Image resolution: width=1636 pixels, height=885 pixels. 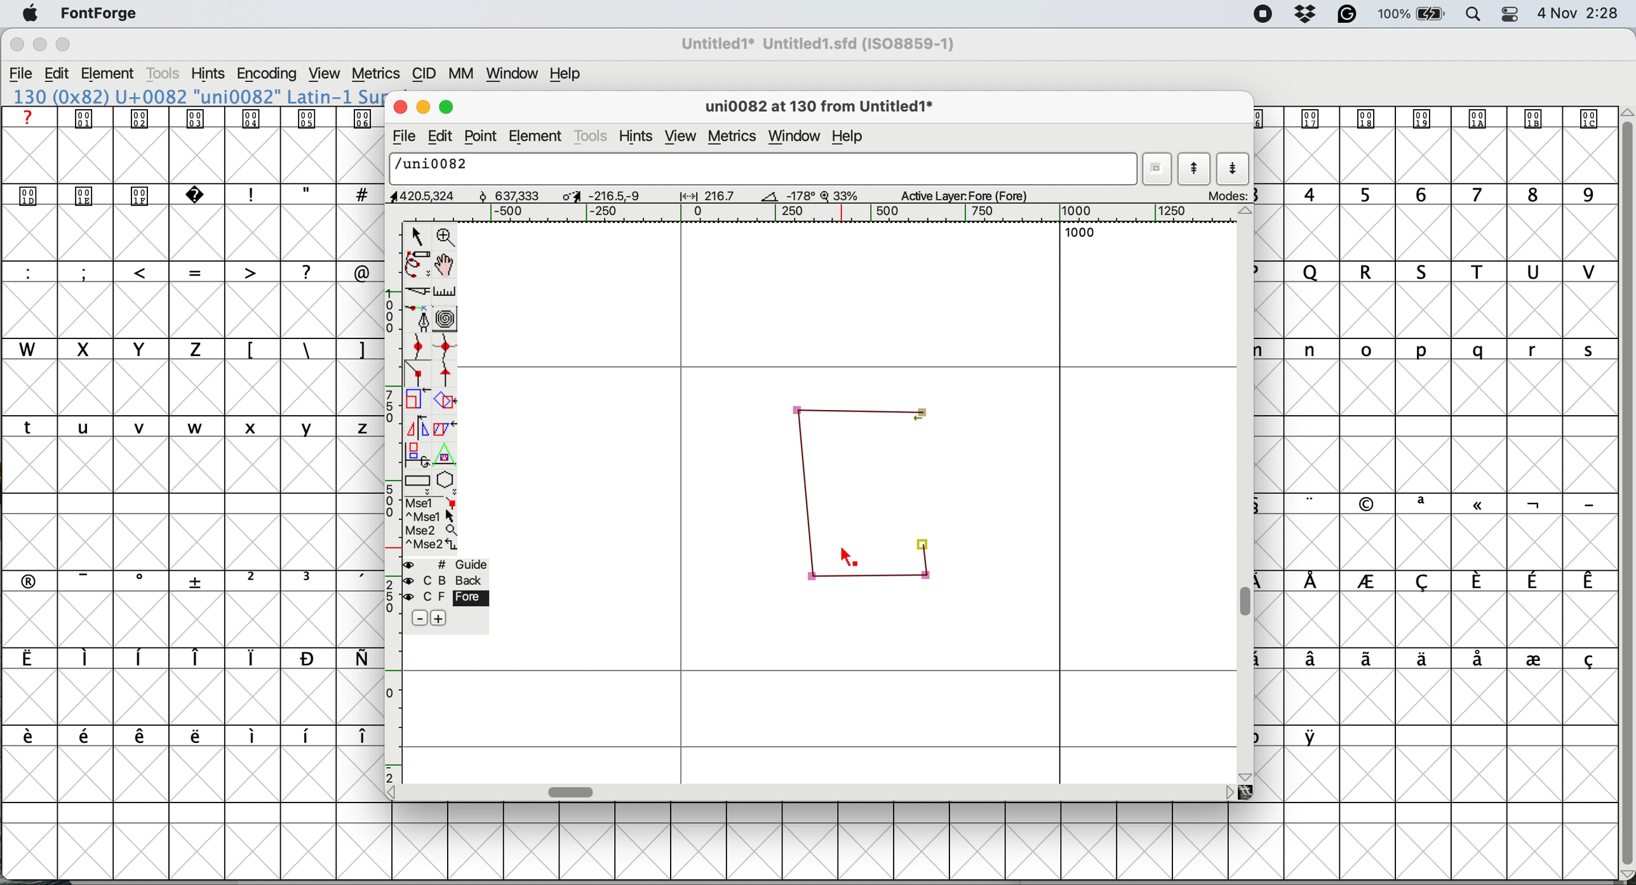 I want to click on cut splines in two, so click(x=420, y=291).